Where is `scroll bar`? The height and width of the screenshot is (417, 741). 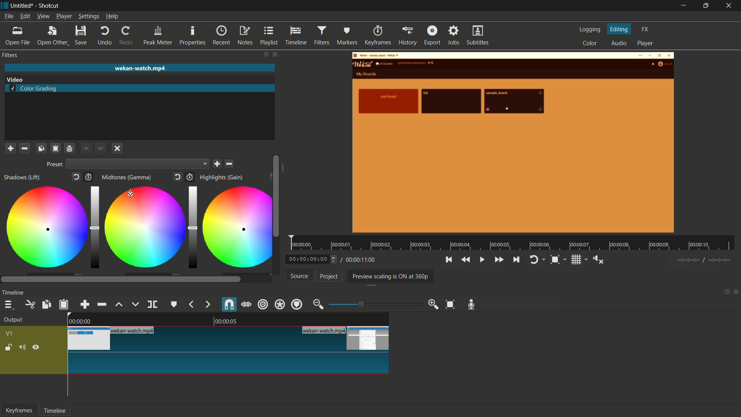
scroll bar is located at coordinates (284, 170).